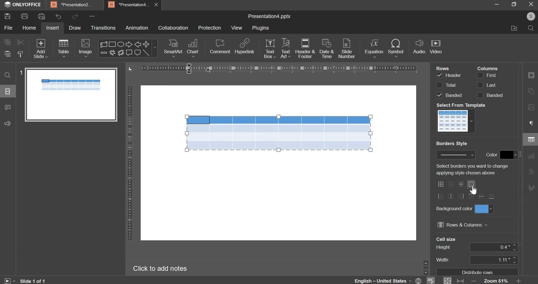  Describe the element at coordinates (460, 183) in the screenshot. I see `add border` at that location.